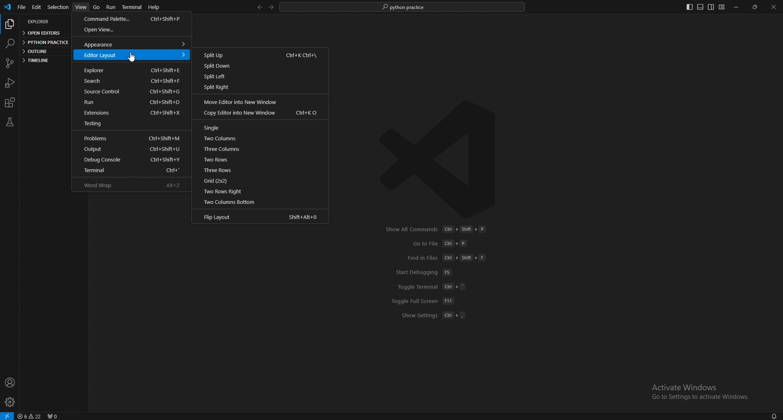 The width and height of the screenshot is (783, 420). What do you see at coordinates (423, 301) in the screenshot?
I see `toggle full screen f11` at bounding box center [423, 301].